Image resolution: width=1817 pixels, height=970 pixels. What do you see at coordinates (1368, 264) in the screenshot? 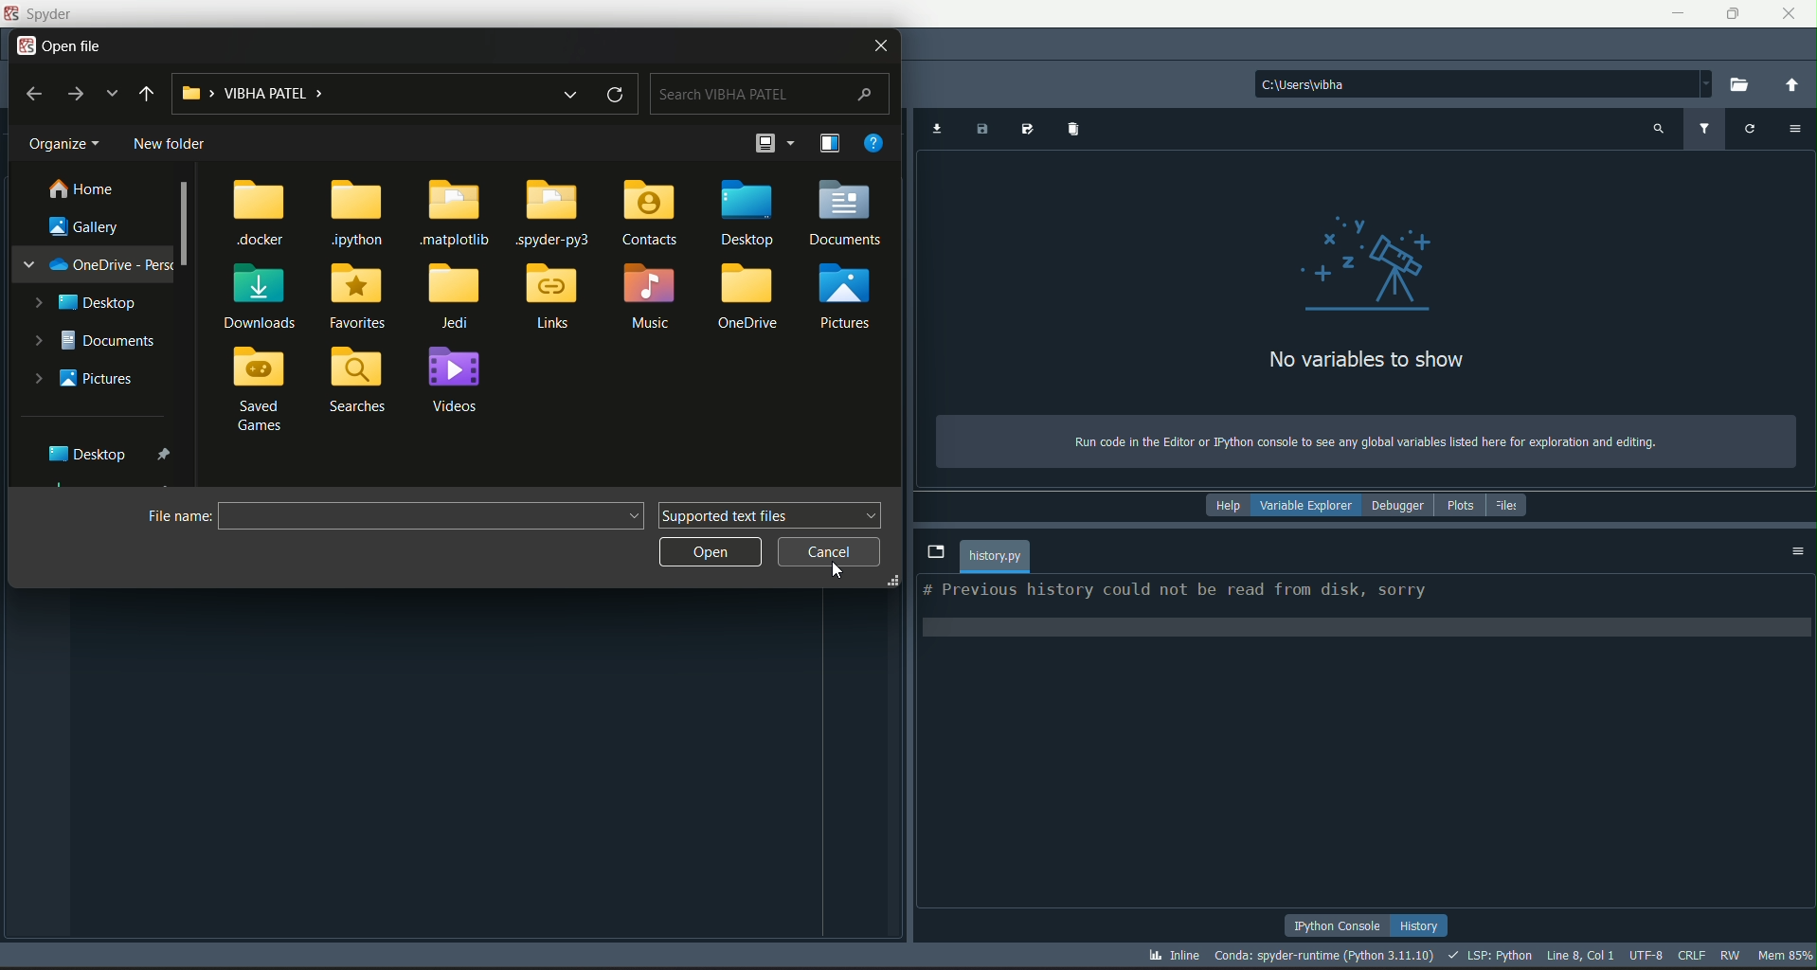
I see `graphics` at bounding box center [1368, 264].